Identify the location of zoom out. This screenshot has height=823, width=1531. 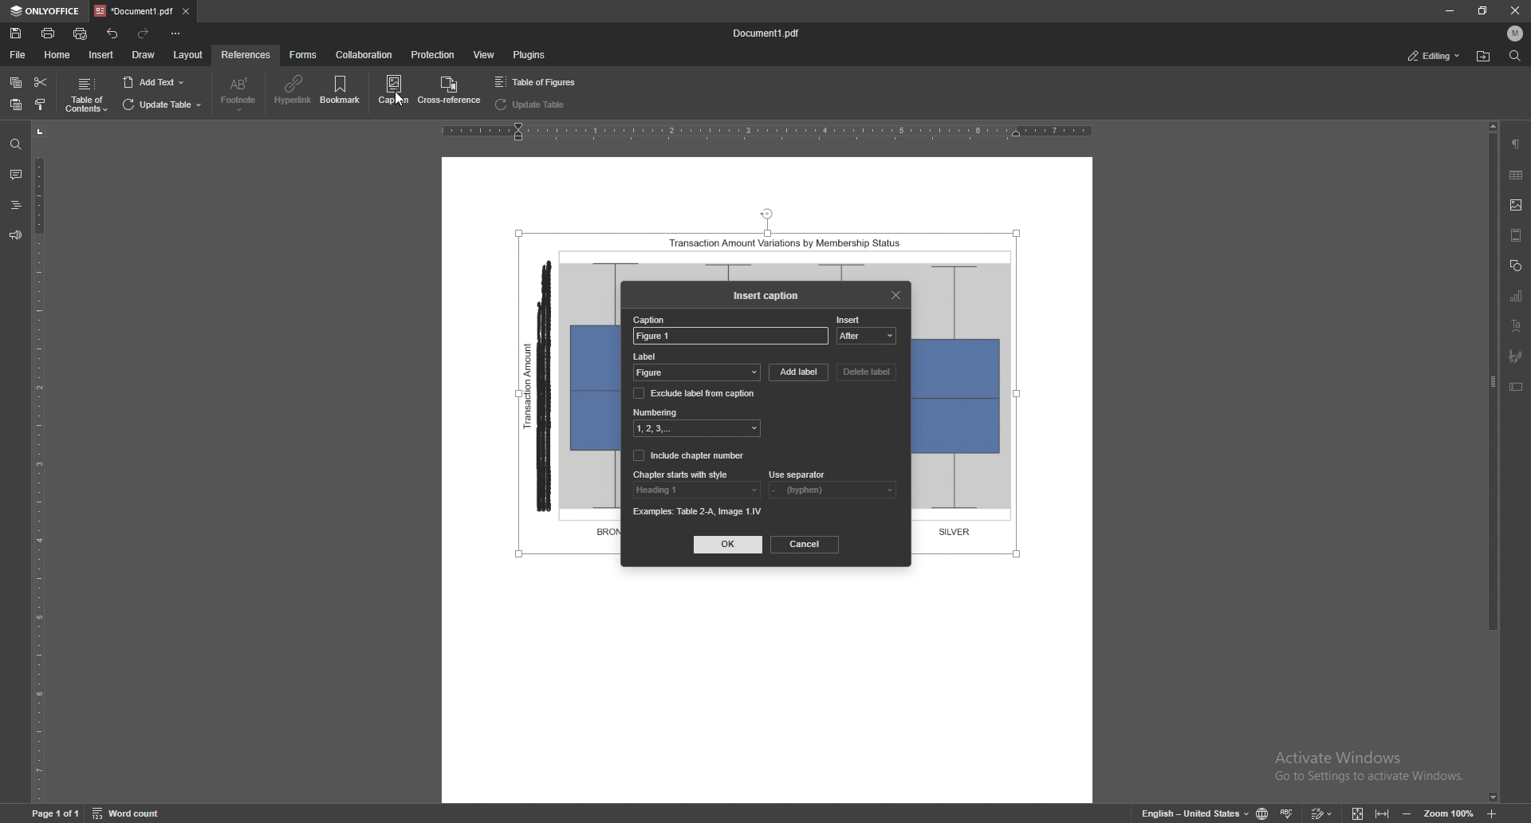
(1407, 812).